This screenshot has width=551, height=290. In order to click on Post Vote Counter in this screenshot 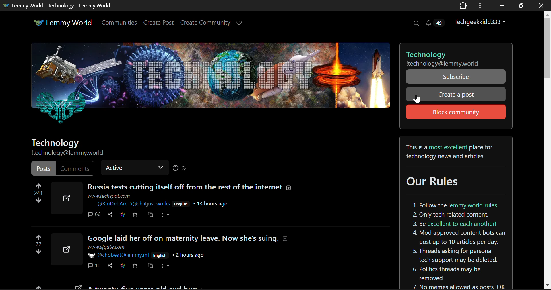, I will do `click(39, 244)`.